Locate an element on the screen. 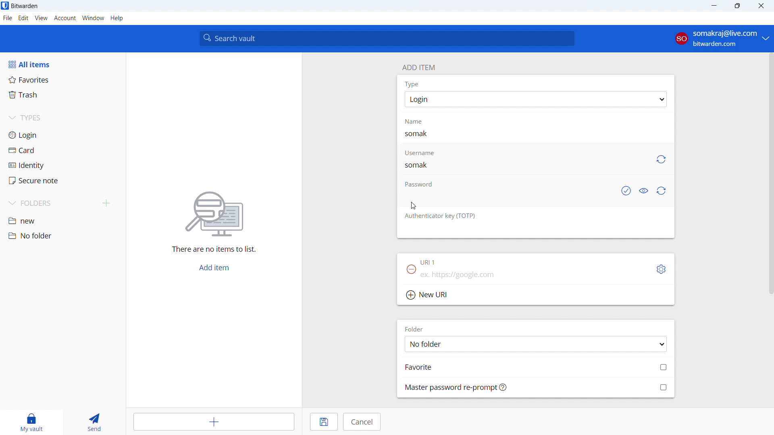 This screenshot has height=435, width=774. maximize is located at coordinates (737, 6).